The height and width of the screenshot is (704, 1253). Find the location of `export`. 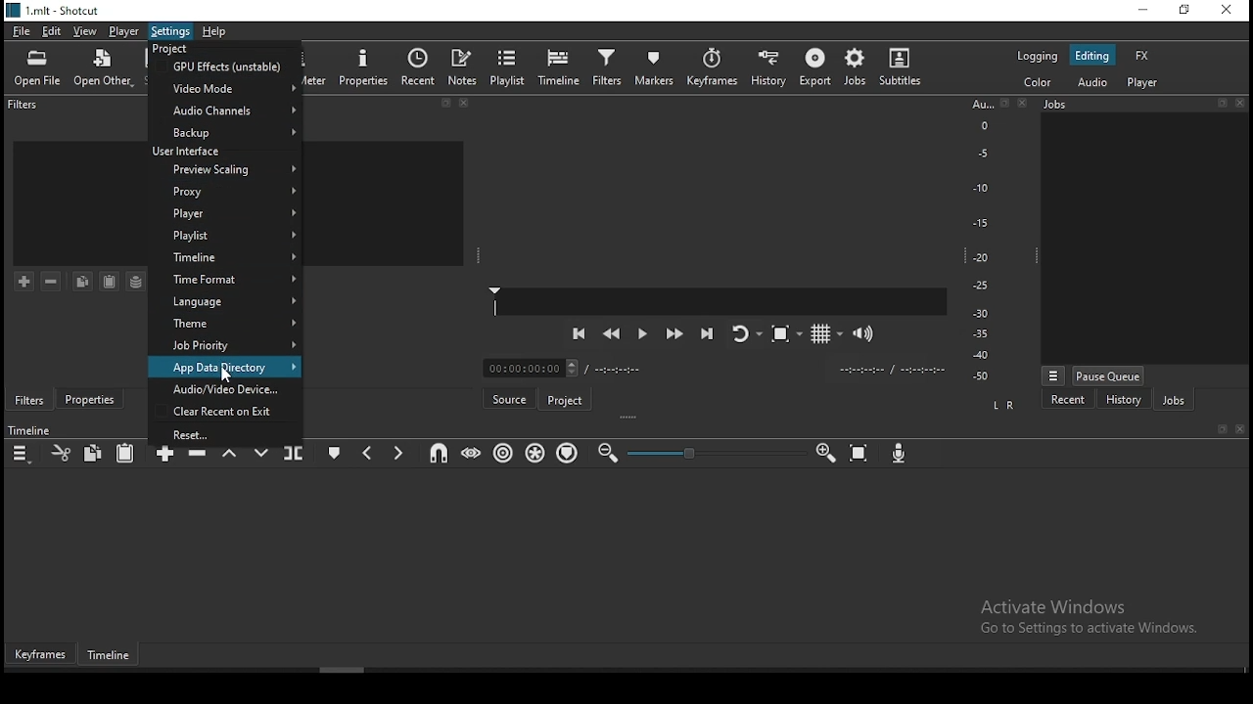

export is located at coordinates (813, 70).